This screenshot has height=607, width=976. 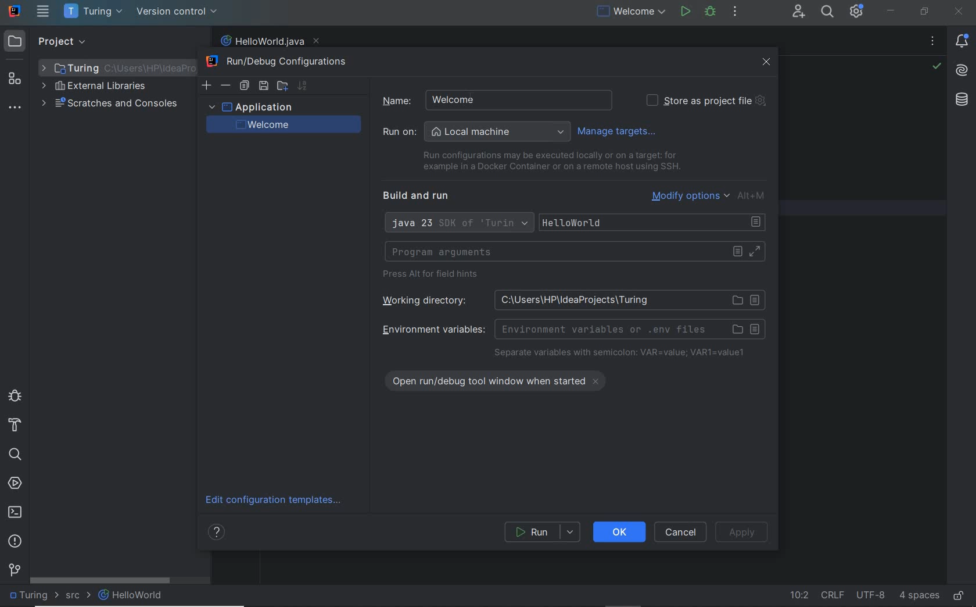 What do you see at coordinates (964, 102) in the screenshot?
I see `Database` at bounding box center [964, 102].